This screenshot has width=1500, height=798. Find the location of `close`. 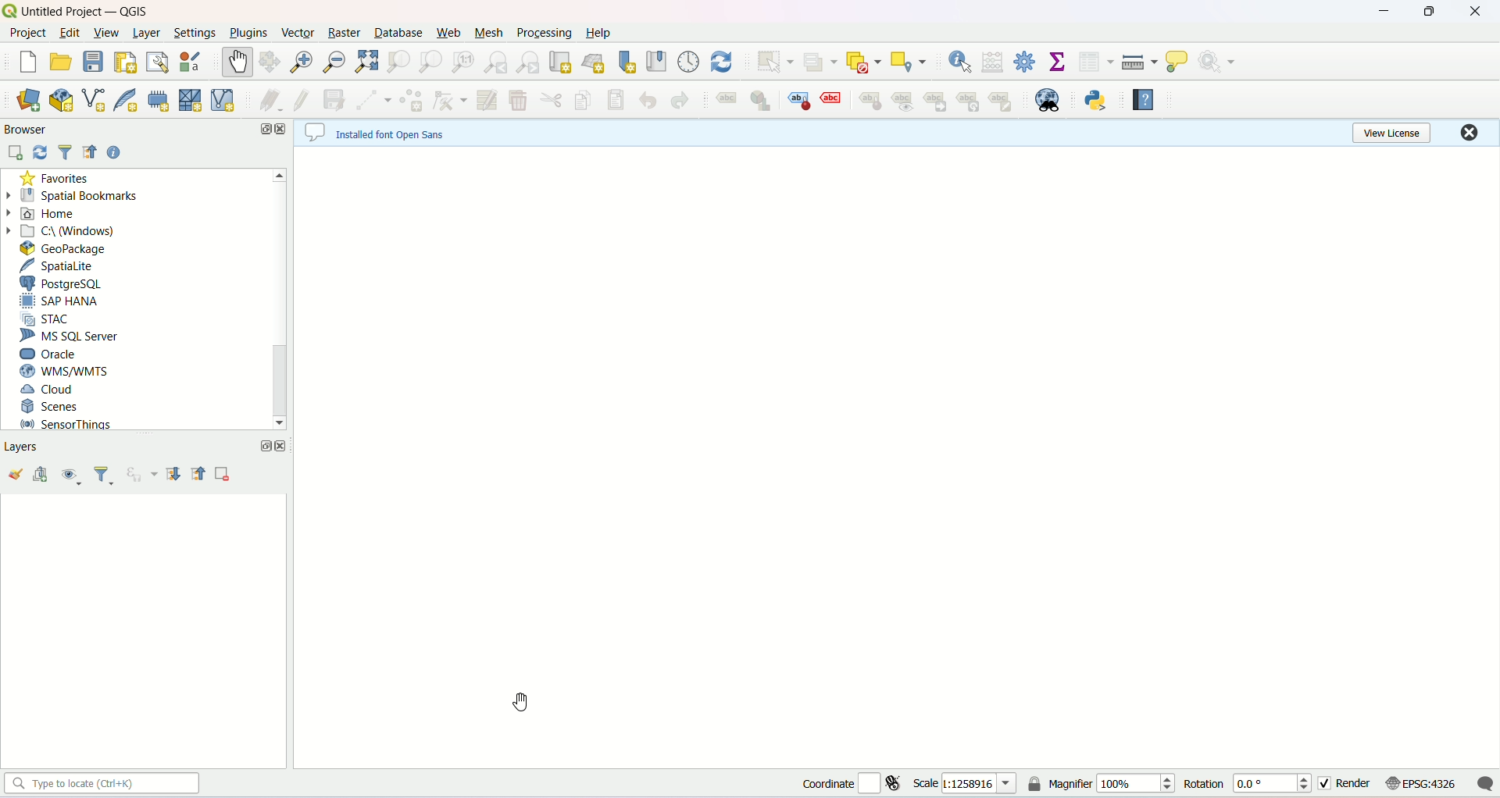

close is located at coordinates (1476, 12).